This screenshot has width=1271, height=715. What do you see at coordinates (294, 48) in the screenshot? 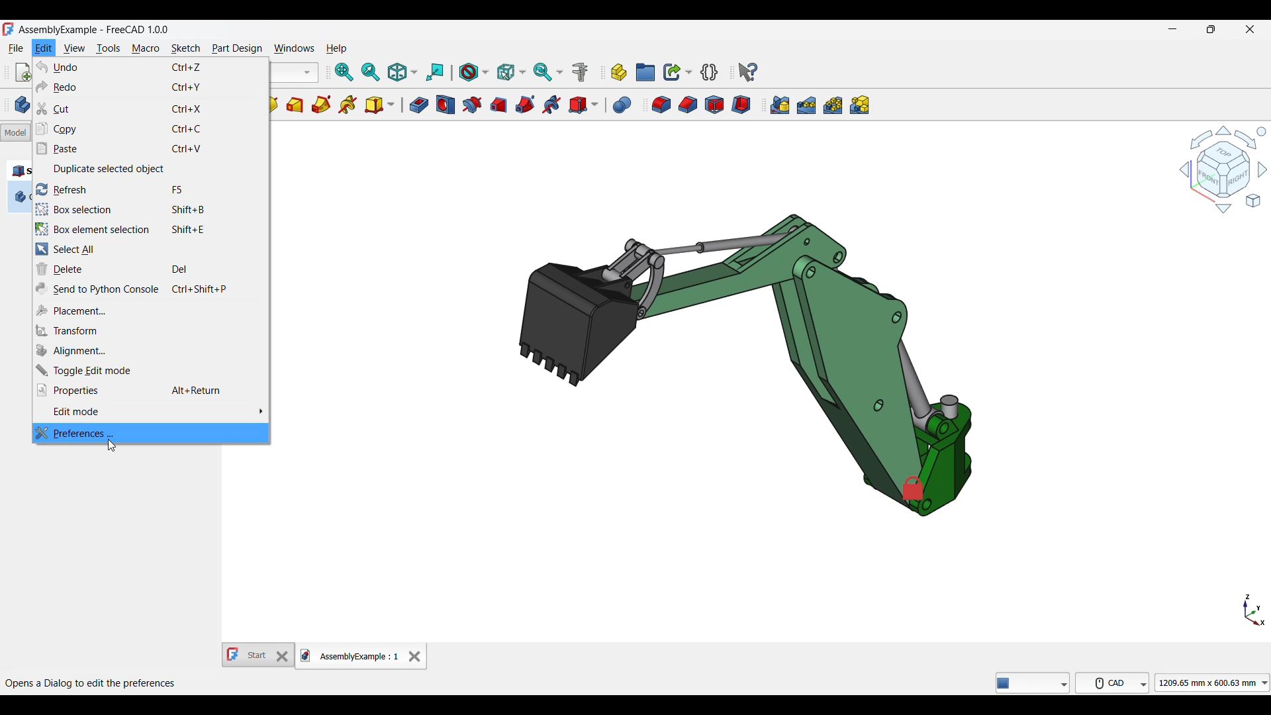
I see `Windows menu` at bounding box center [294, 48].